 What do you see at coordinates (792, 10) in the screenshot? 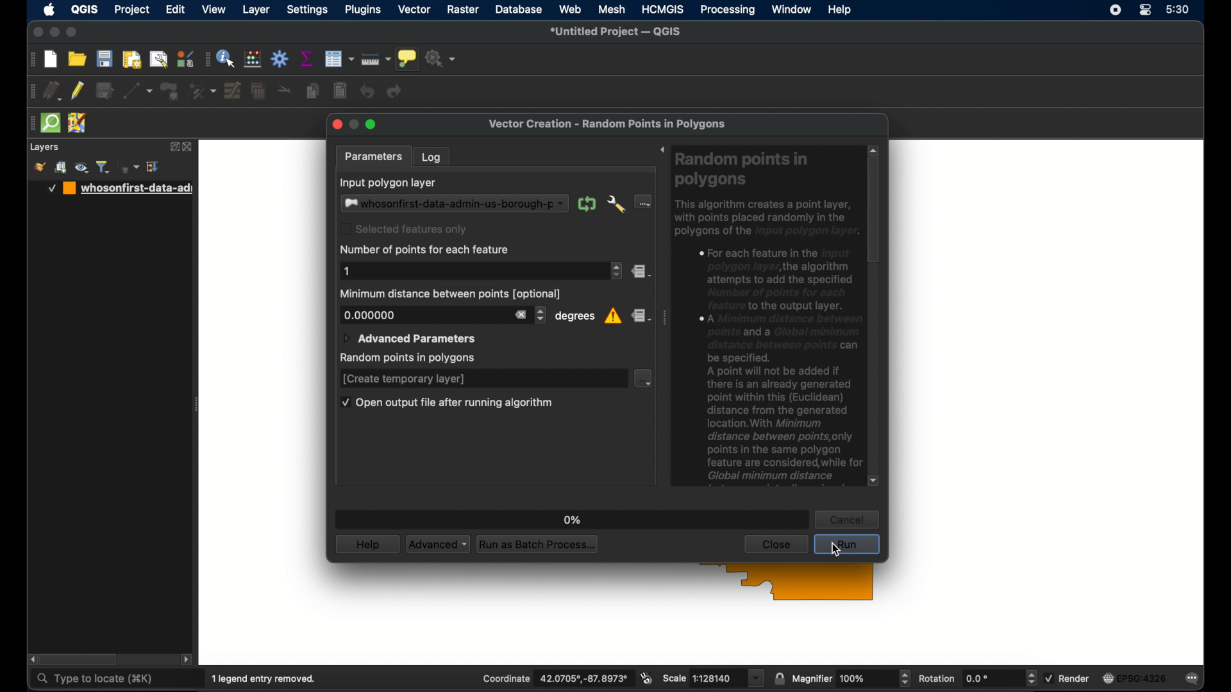
I see `window` at bounding box center [792, 10].